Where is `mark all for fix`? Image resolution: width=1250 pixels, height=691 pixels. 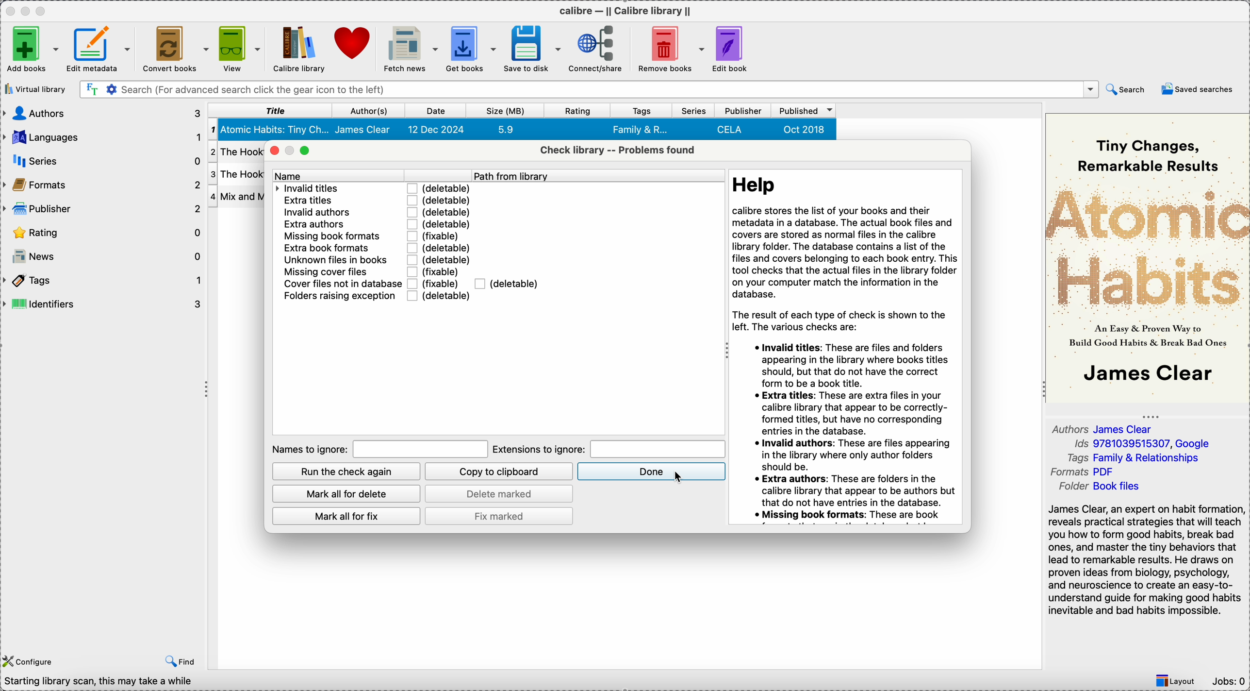 mark all for fix is located at coordinates (345, 516).